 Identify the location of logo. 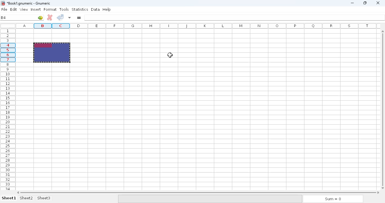
(3, 3).